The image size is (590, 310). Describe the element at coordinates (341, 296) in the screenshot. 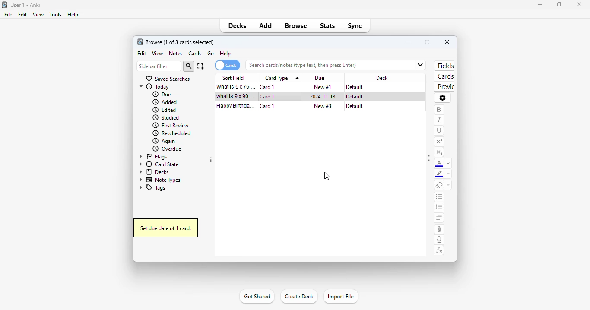

I see `import file` at that location.